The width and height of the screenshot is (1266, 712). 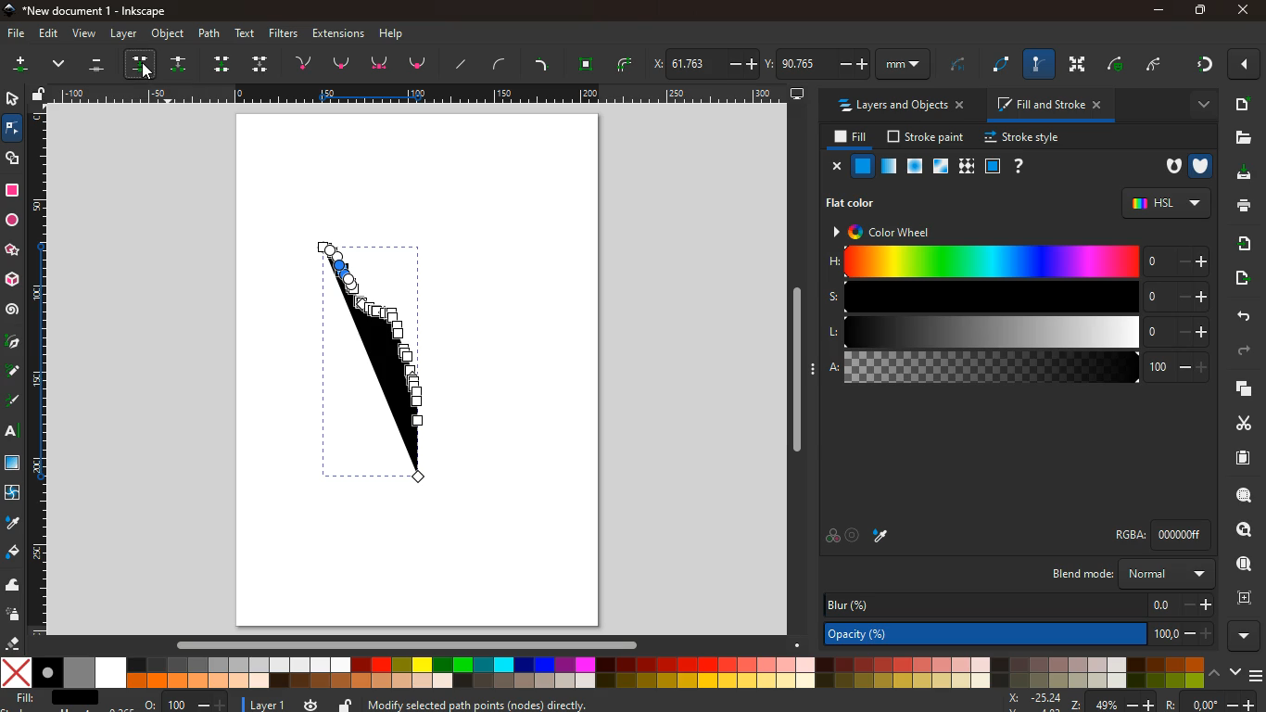 I want to click on shape, so click(x=14, y=158).